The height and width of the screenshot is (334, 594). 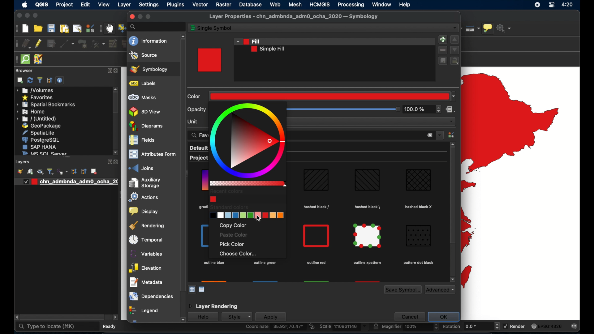 What do you see at coordinates (24, 5) in the screenshot?
I see `apple icon` at bounding box center [24, 5].